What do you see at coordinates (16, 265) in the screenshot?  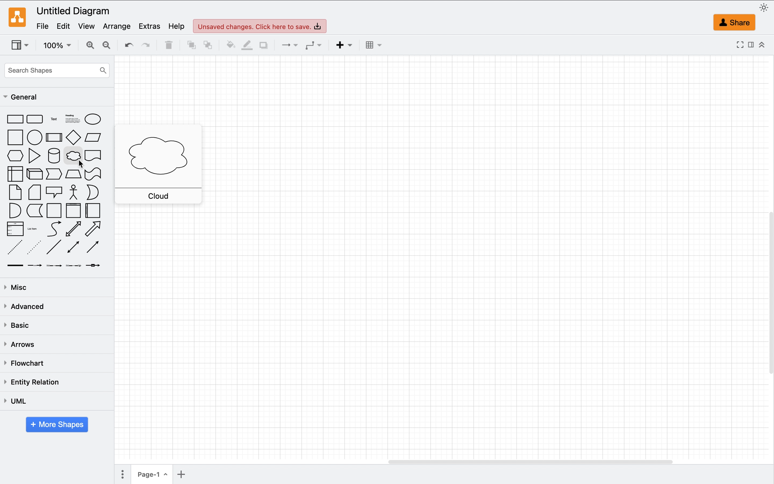 I see `link` at bounding box center [16, 265].